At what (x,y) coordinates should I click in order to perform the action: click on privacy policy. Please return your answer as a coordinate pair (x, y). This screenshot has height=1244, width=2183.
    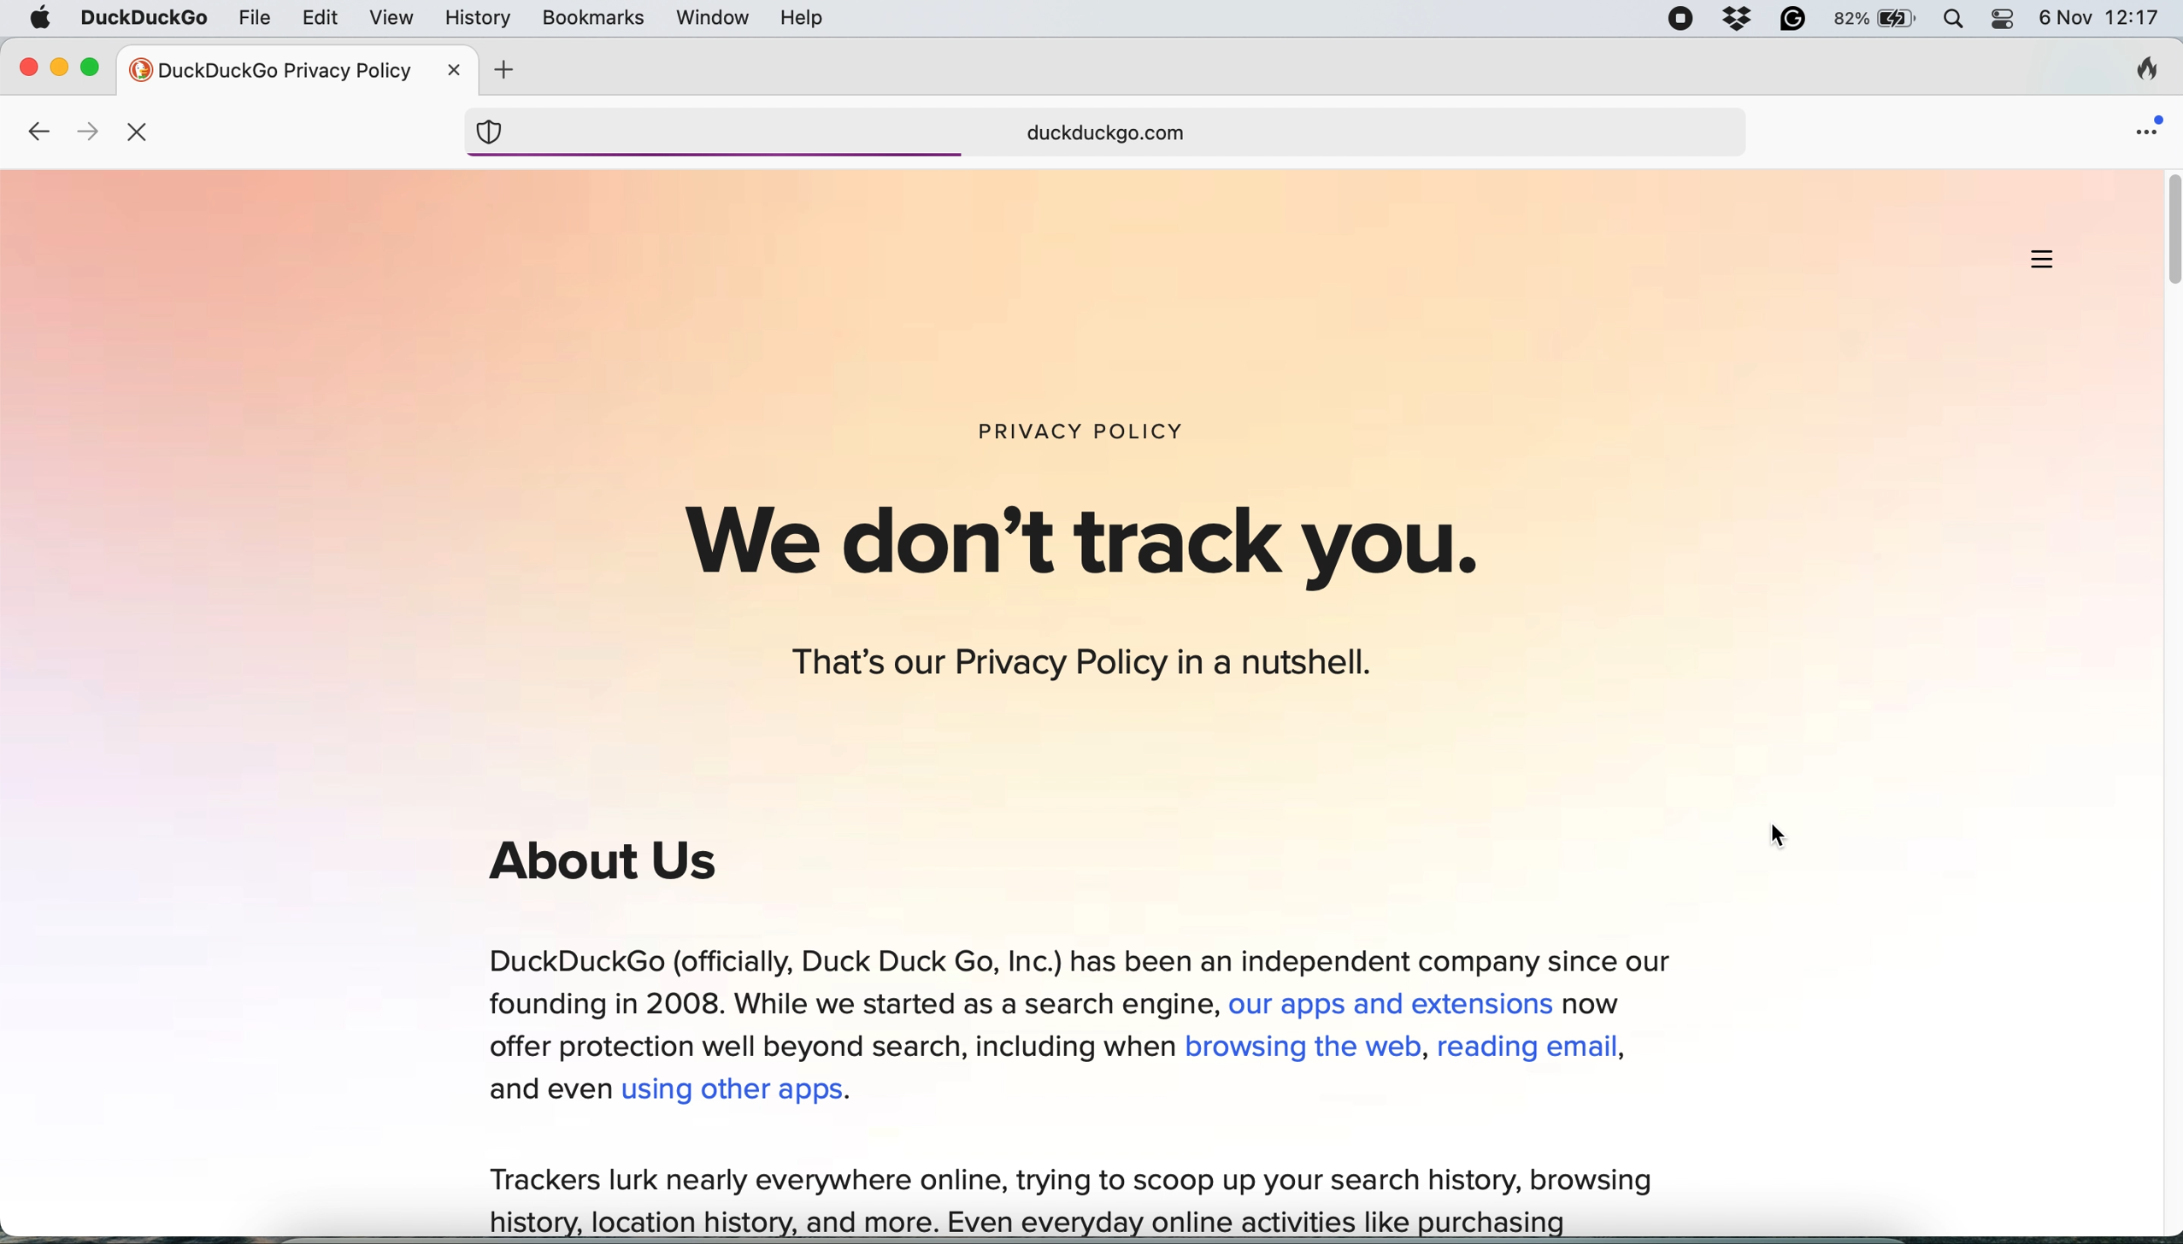
    Looking at the image, I should click on (1097, 429).